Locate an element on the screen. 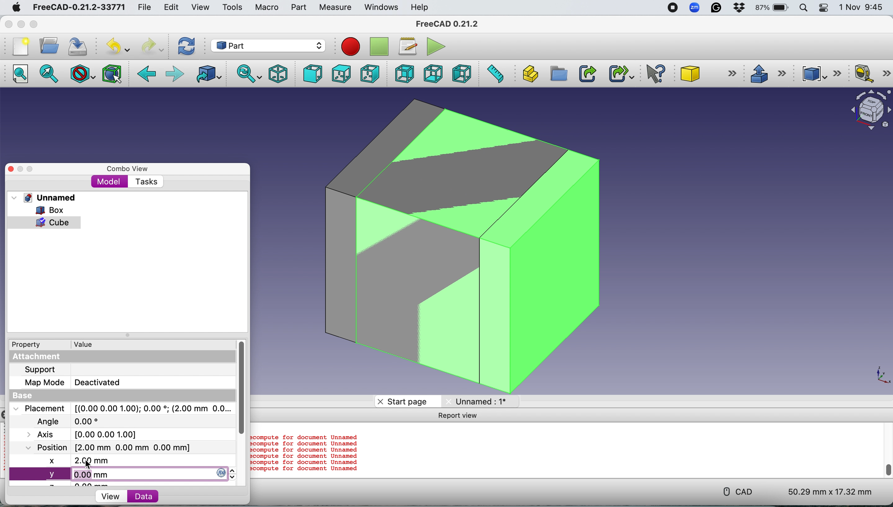 Image resolution: width=893 pixels, height=507 pixels. Base is located at coordinates (29, 395).